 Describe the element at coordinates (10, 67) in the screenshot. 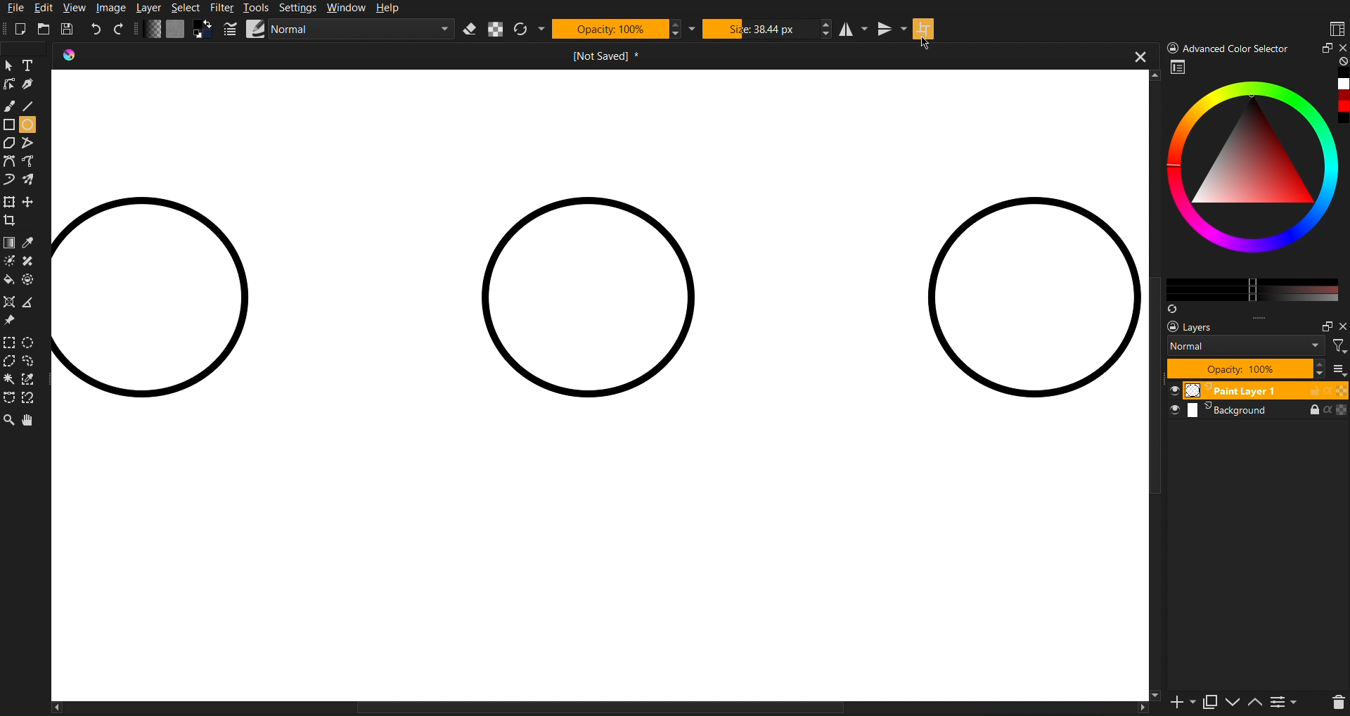

I see `Cursor` at that location.